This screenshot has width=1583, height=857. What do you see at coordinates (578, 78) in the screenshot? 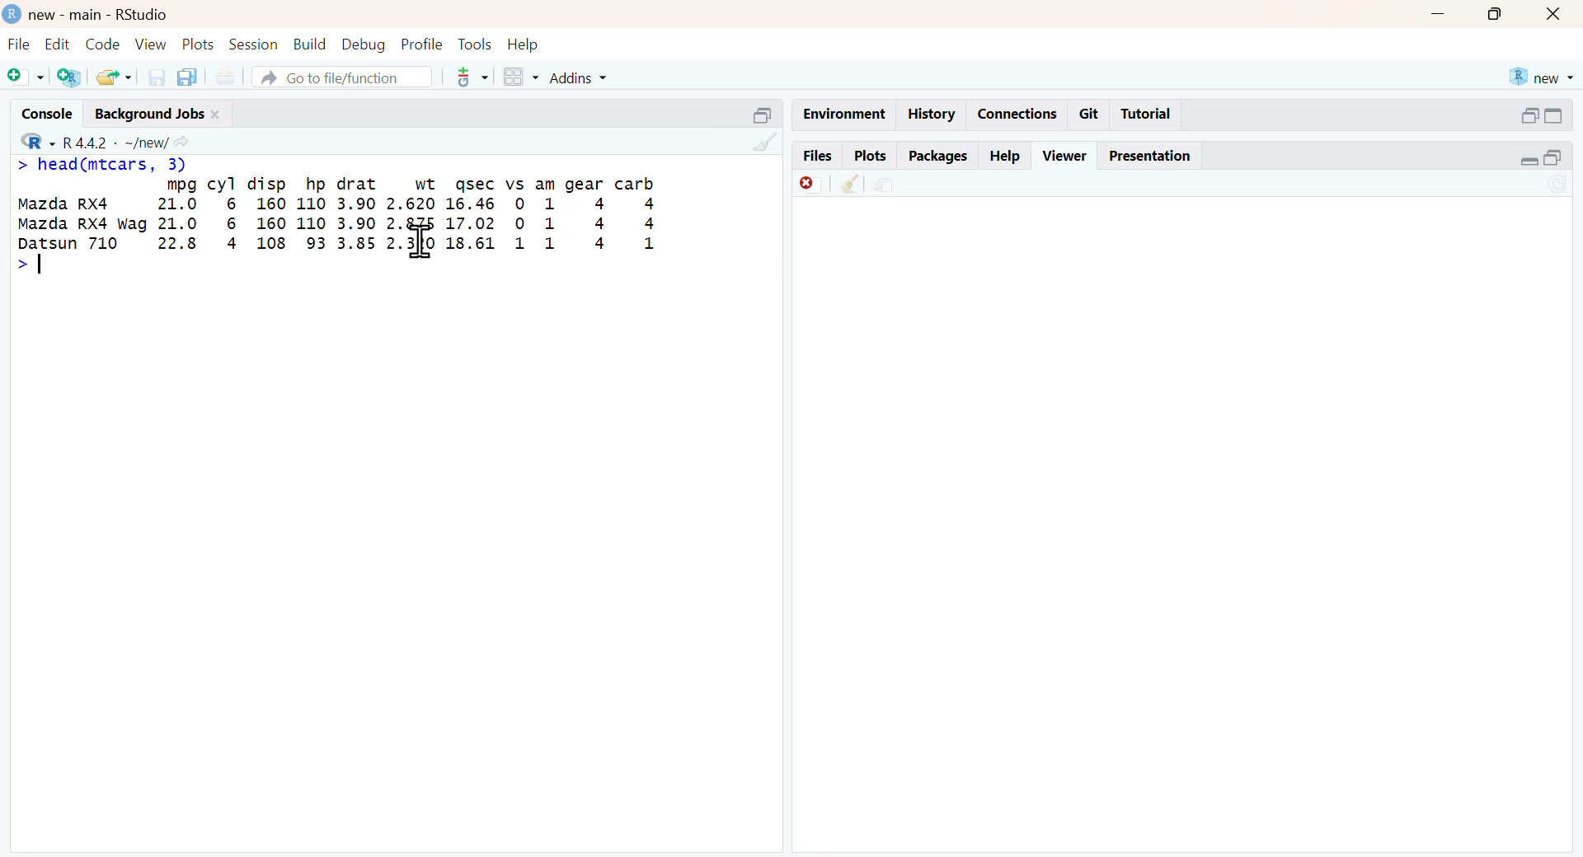
I see `Addins +` at bounding box center [578, 78].